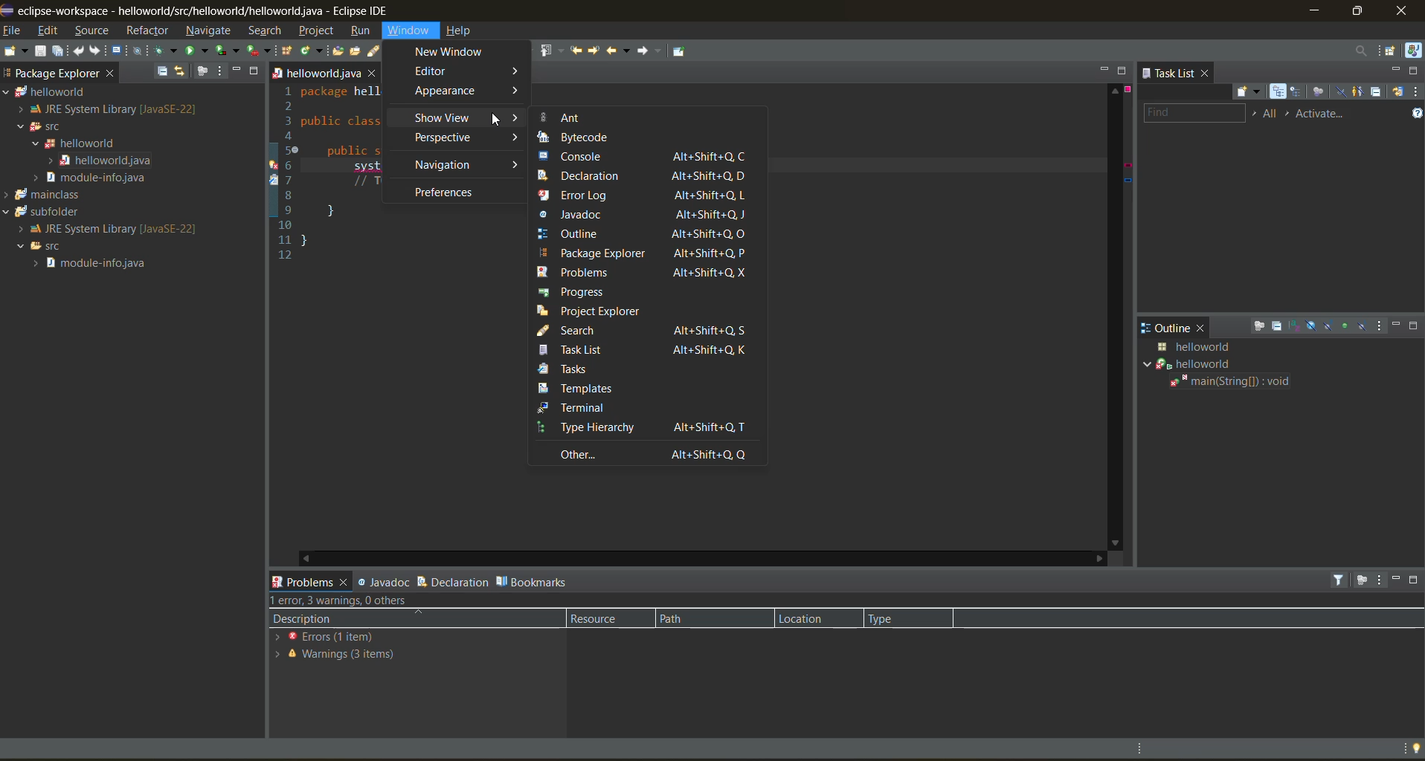 Image resolution: width=1425 pixels, height=761 pixels. Describe the element at coordinates (649, 155) in the screenshot. I see `console` at that location.